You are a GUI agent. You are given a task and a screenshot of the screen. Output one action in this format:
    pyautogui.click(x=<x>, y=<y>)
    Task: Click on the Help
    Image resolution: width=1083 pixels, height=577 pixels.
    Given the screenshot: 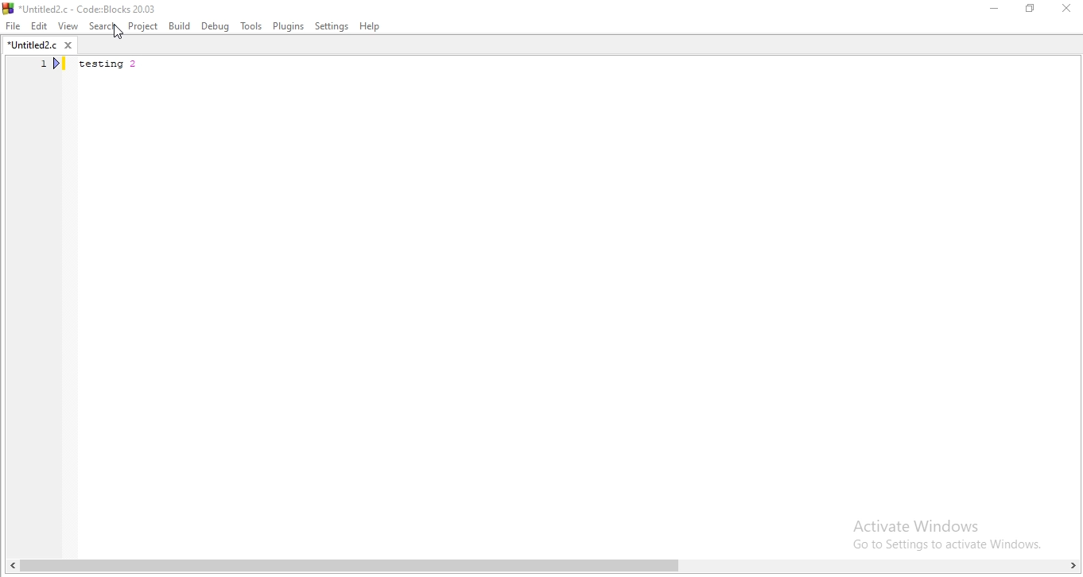 What is the action you would take?
    pyautogui.click(x=371, y=26)
    